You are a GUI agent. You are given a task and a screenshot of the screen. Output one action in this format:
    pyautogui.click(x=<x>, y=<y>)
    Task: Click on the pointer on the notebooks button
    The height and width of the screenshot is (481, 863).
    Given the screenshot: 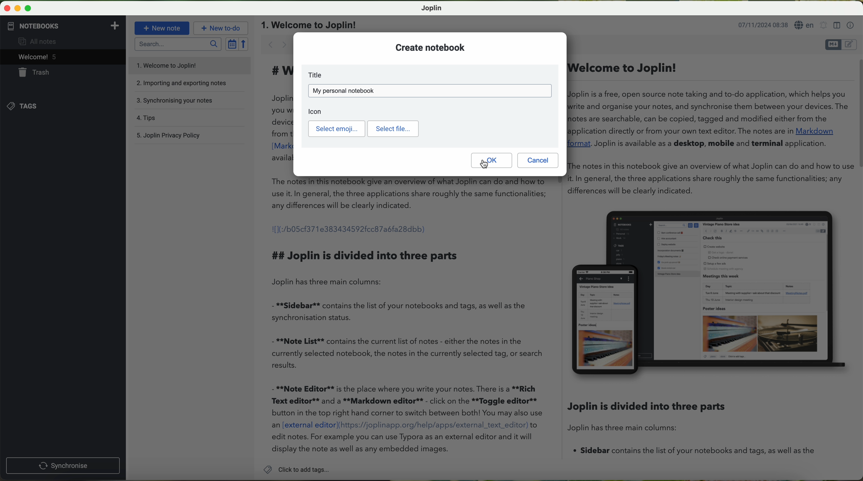 What is the action you would take?
    pyautogui.click(x=45, y=26)
    